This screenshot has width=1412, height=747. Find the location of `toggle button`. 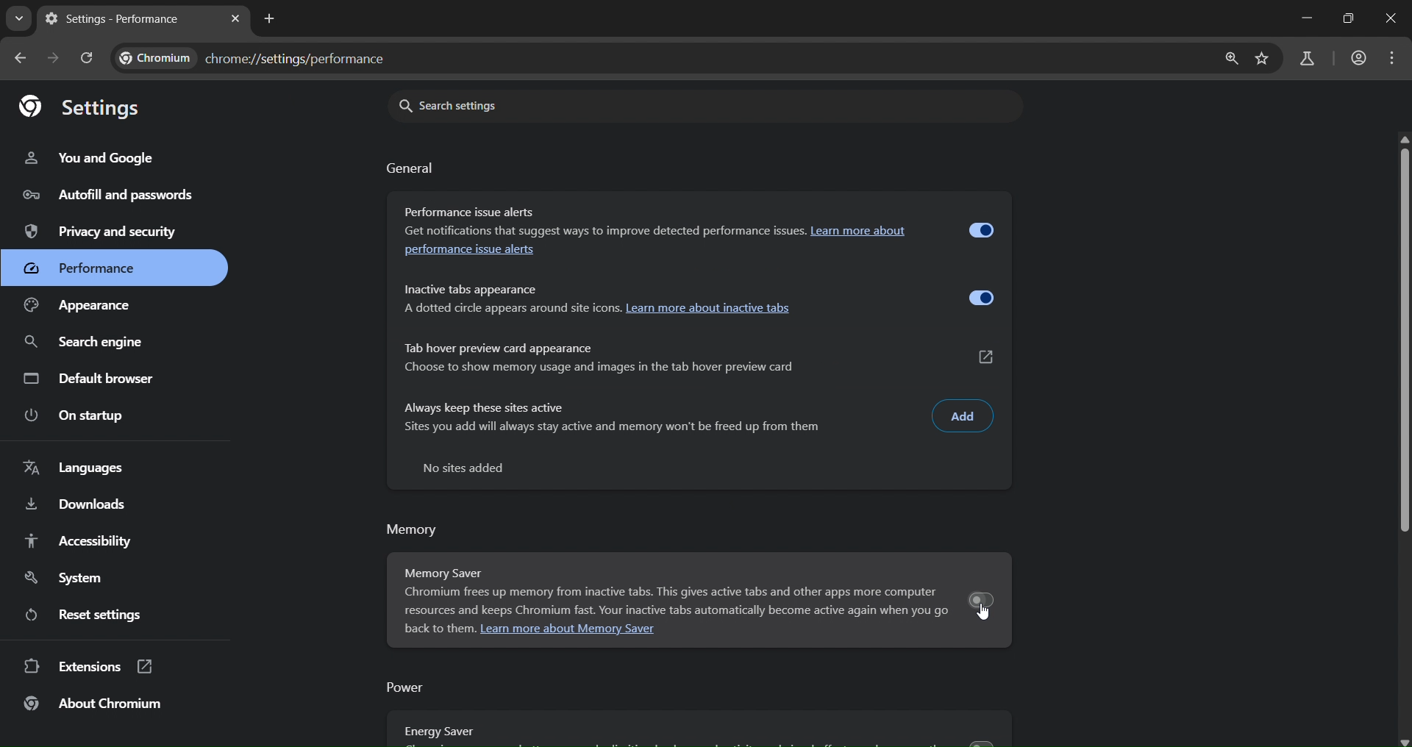

toggle button is located at coordinates (983, 232).